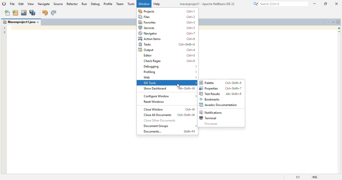 The image size is (342, 180). What do you see at coordinates (131, 4) in the screenshot?
I see `tools` at bounding box center [131, 4].